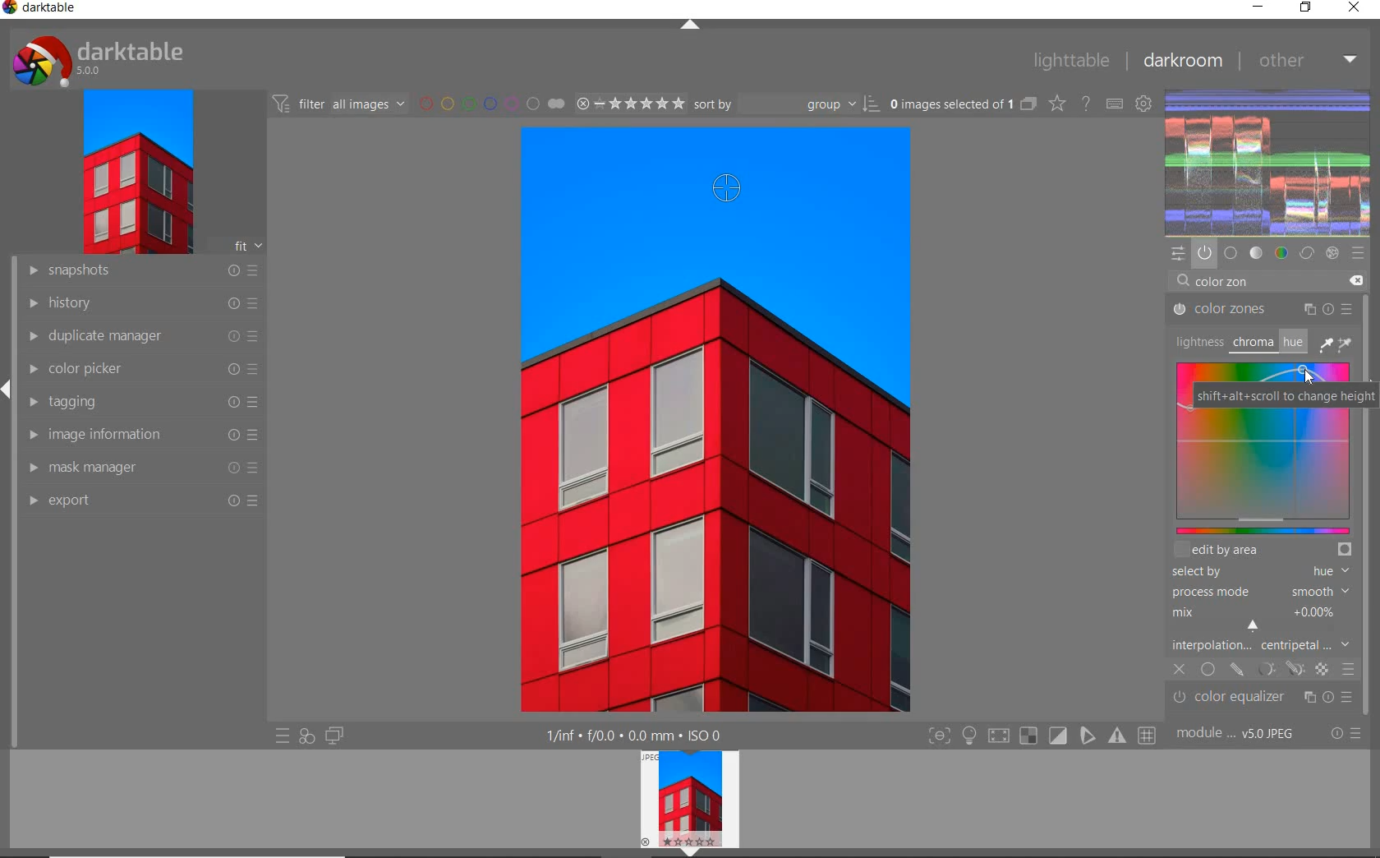 This screenshot has height=858, width=1380. Describe the element at coordinates (1334, 253) in the screenshot. I see `effect` at that location.